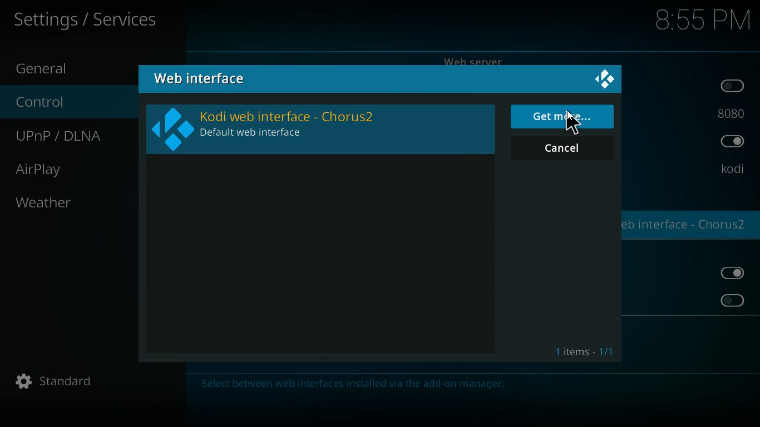 This screenshot has height=427, width=760. I want to click on on, so click(732, 143).